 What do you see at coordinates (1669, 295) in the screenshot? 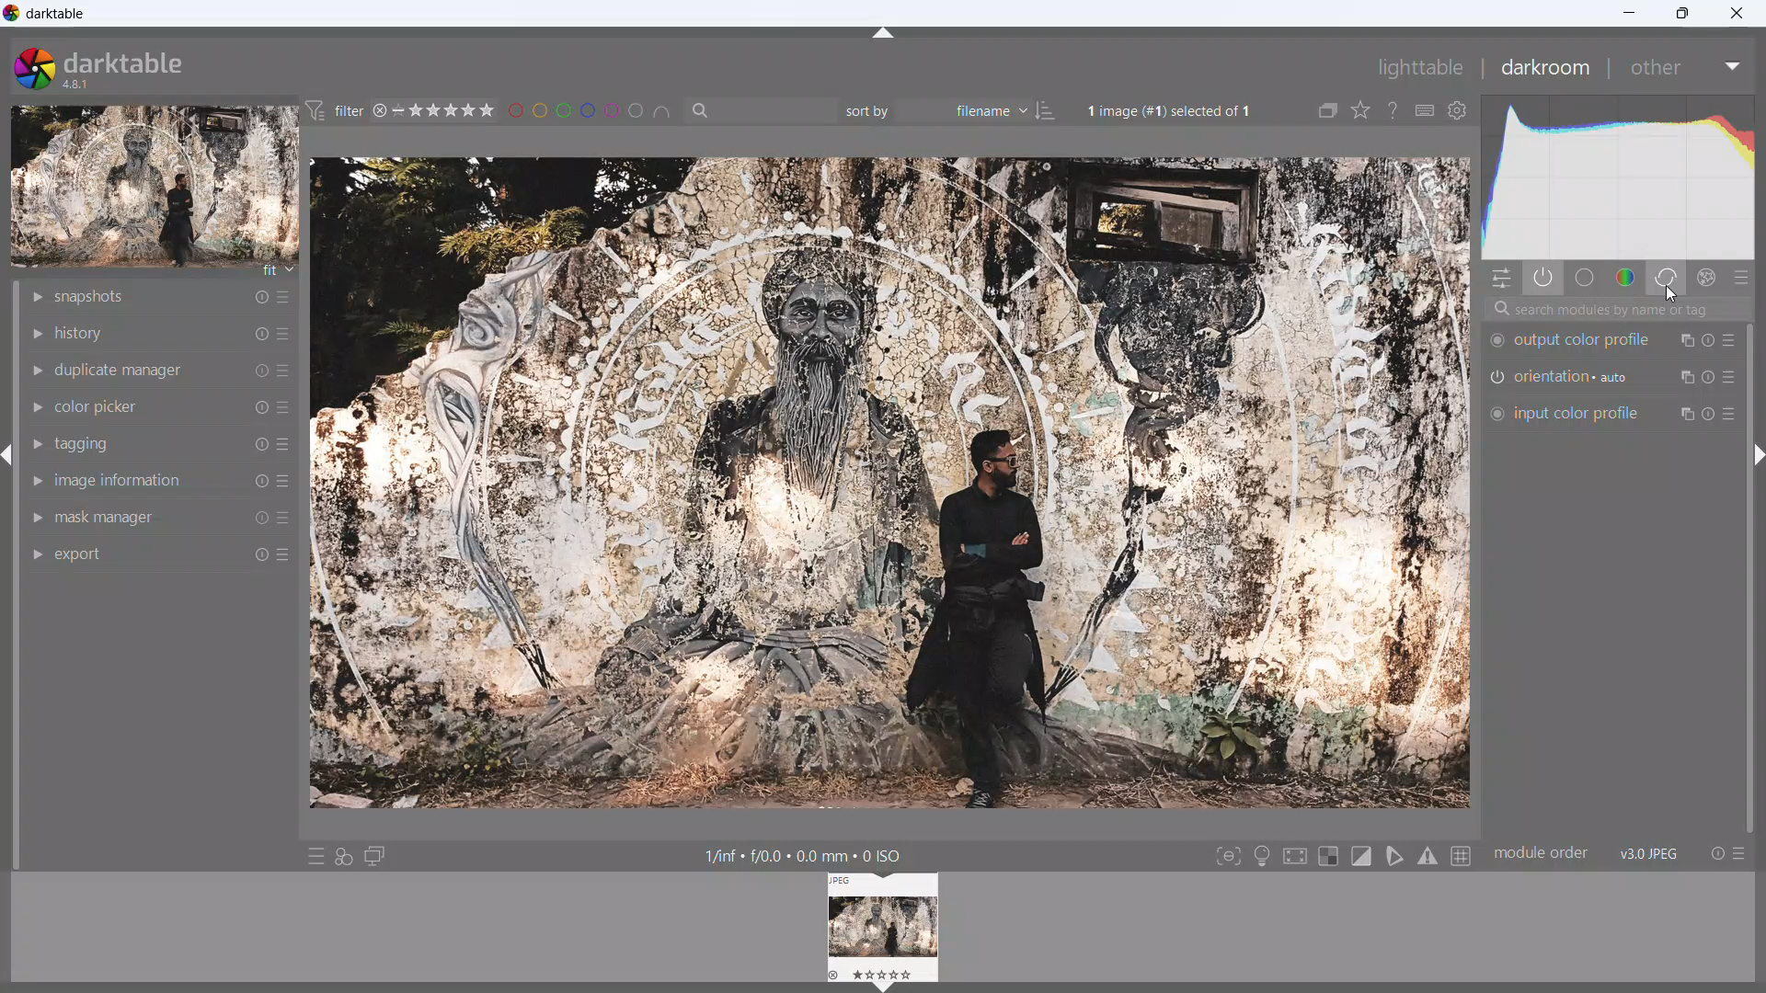
I see `cursor` at bounding box center [1669, 295].